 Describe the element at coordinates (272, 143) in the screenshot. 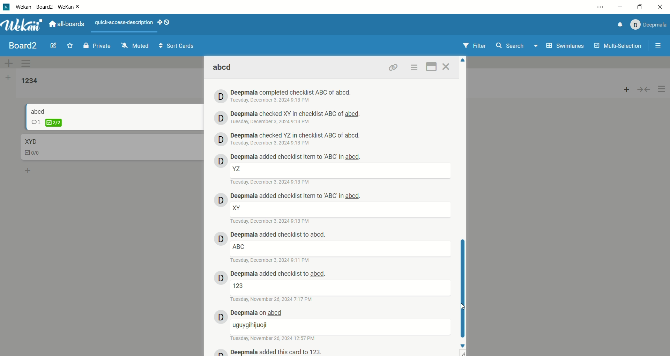

I see `date and time` at that location.